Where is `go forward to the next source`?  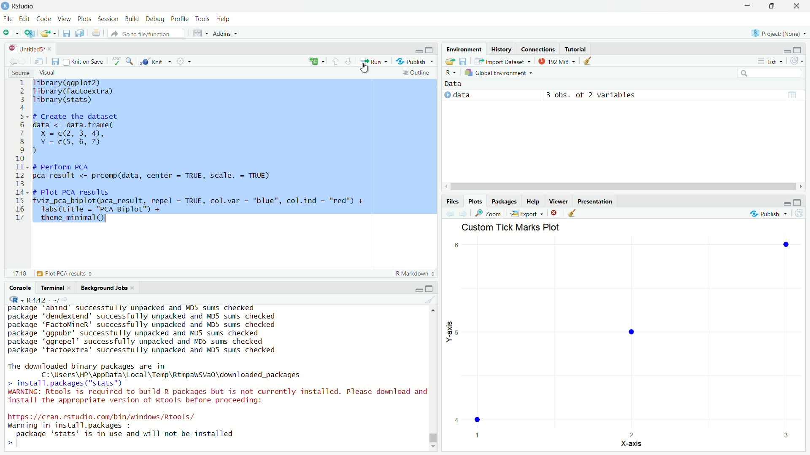
go forward to the next source is located at coordinates (24, 62).